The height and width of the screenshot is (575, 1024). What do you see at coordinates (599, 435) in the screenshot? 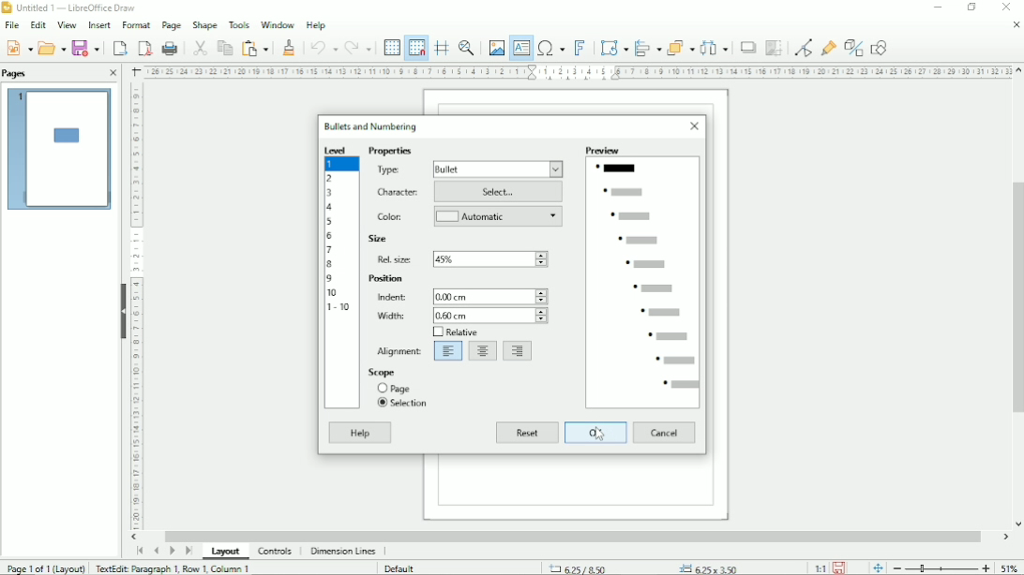
I see `Cursor` at bounding box center [599, 435].